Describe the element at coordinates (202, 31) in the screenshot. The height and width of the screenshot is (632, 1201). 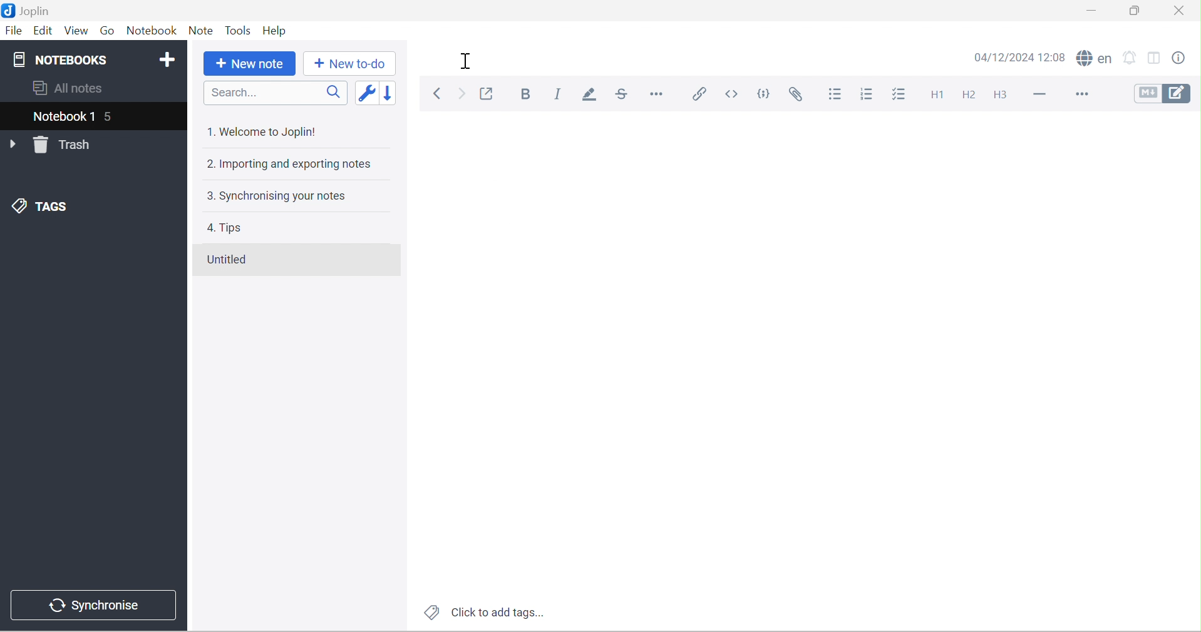
I see `Note` at that location.